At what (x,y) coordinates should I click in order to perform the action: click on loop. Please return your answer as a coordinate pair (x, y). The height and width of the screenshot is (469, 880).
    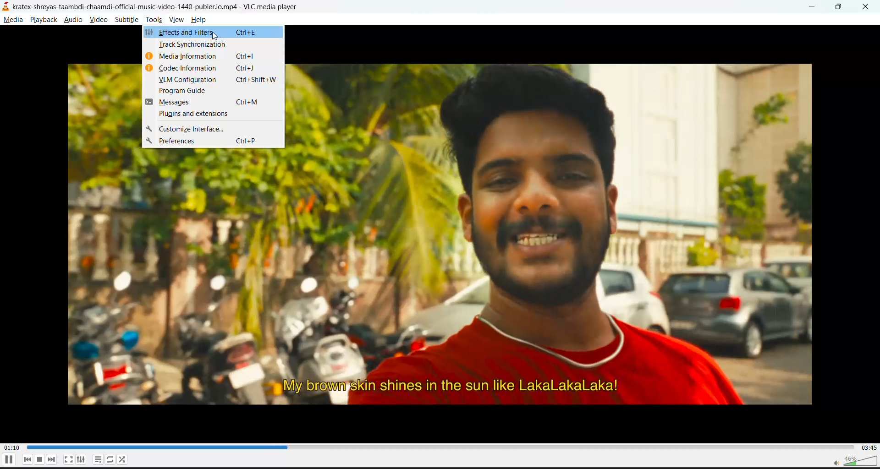
    Looking at the image, I should click on (109, 460).